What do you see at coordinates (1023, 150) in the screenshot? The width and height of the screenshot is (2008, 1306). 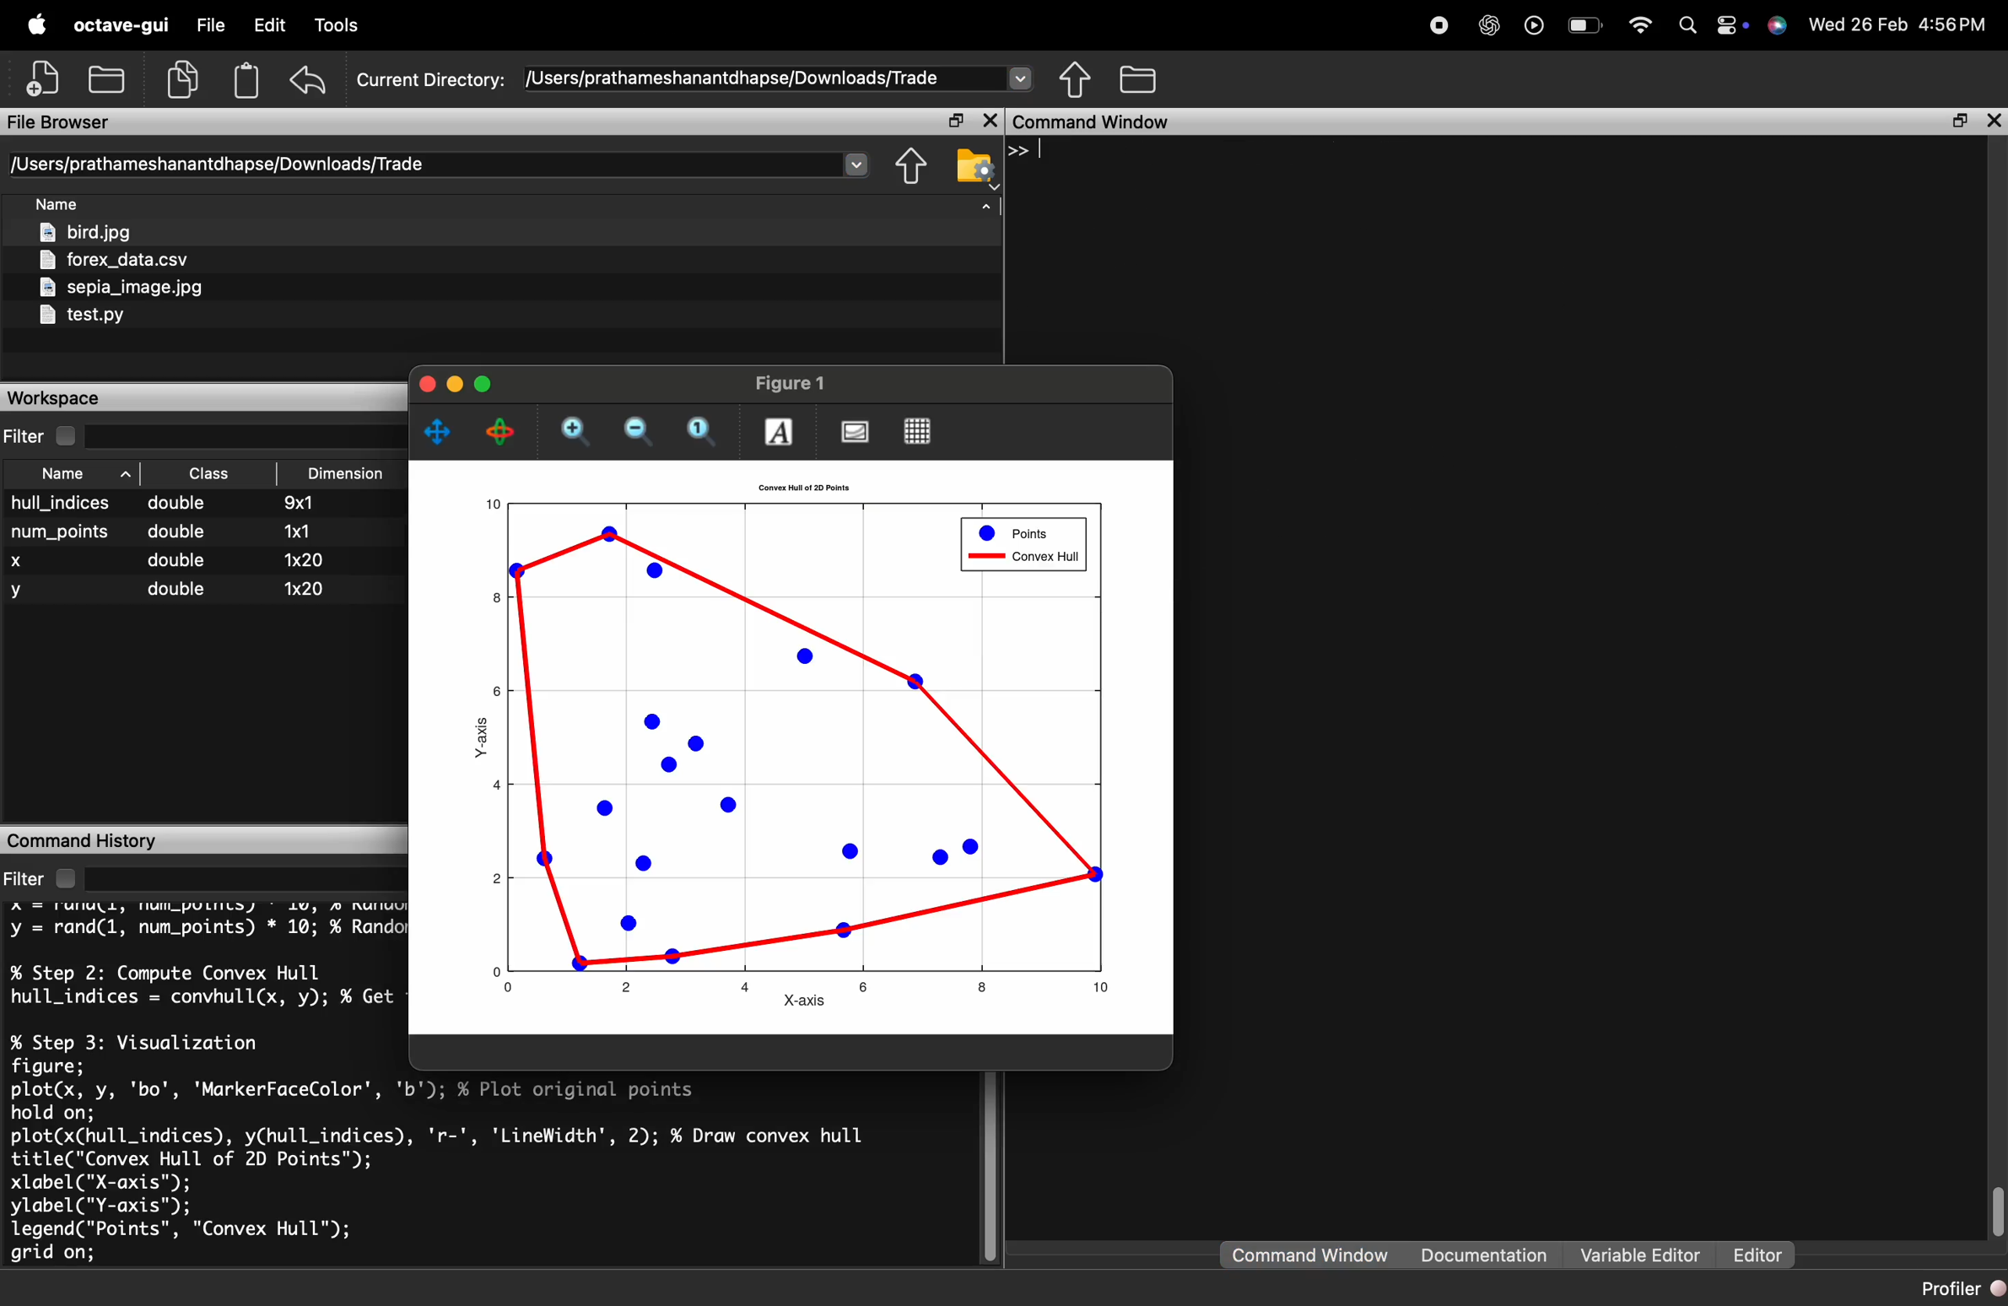 I see `>>` at bounding box center [1023, 150].